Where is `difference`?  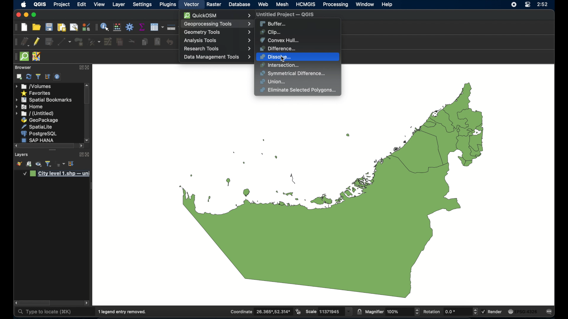
difference is located at coordinates (278, 48).